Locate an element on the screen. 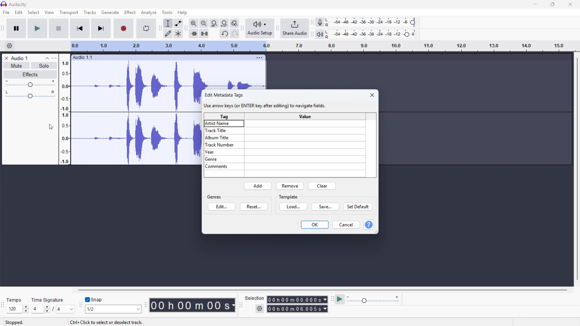  set snapping is located at coordinates (113, 309).